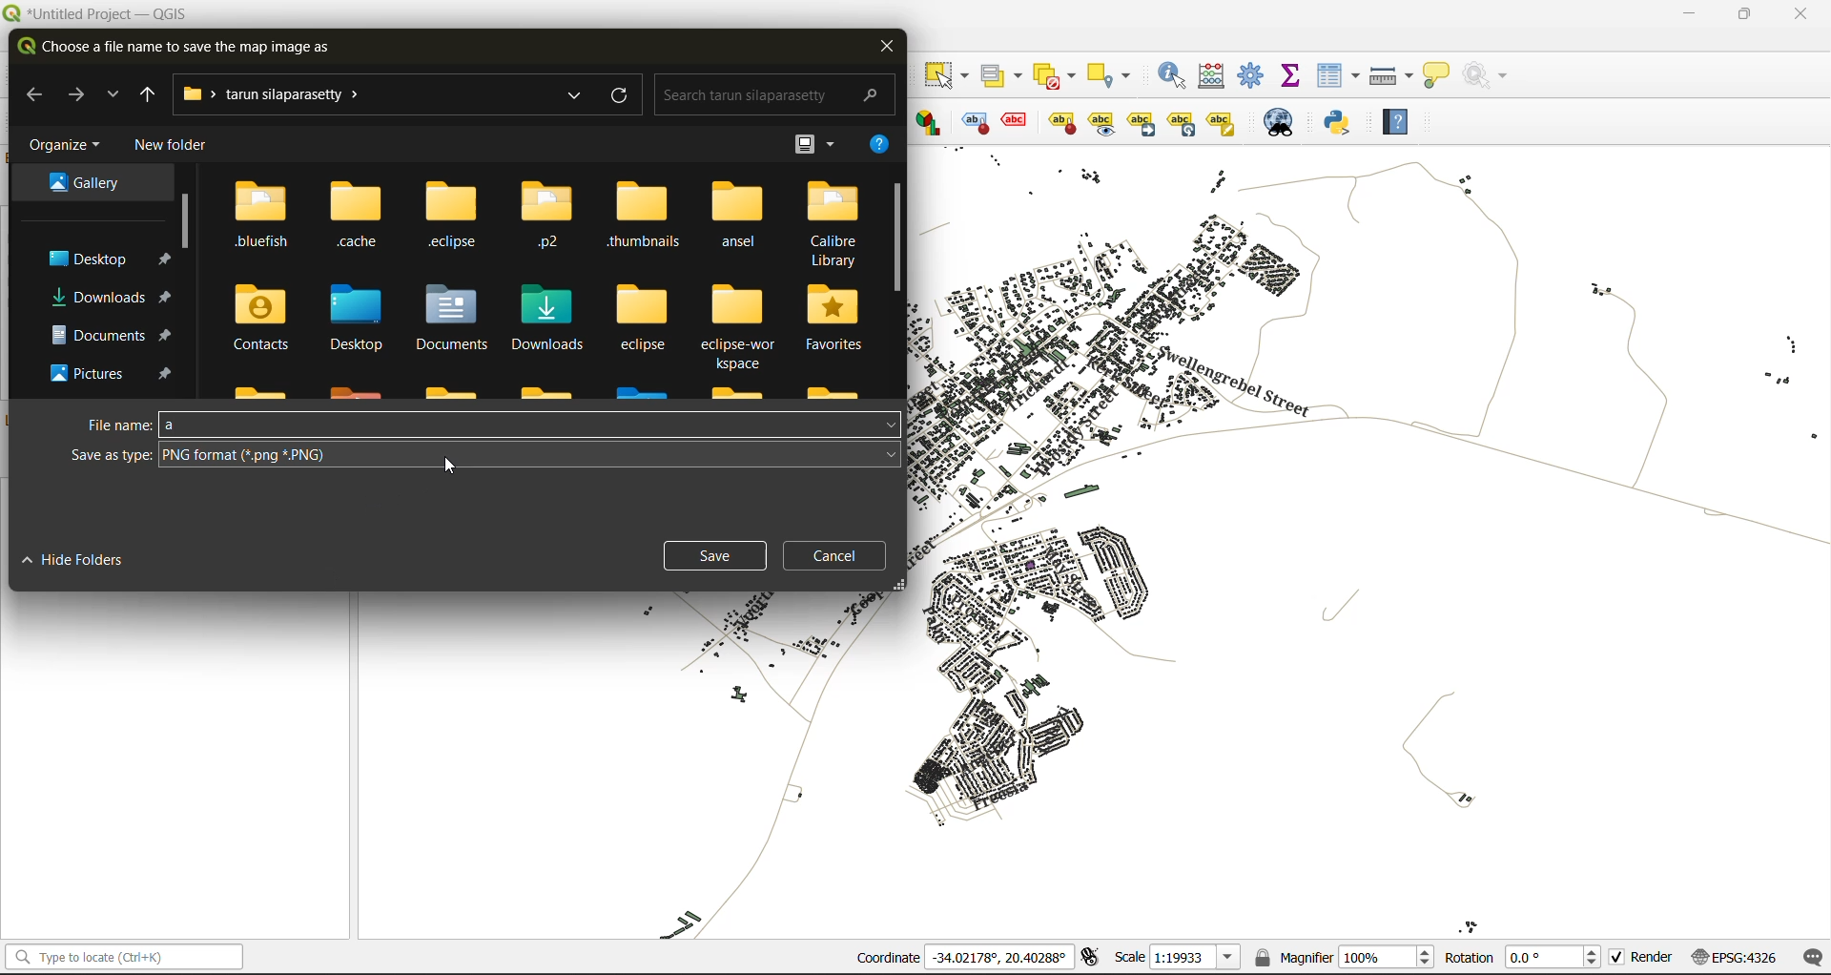 Image resolution: width=1831 pixels, height=975 pixels. Describe the element at coordinates (1339, 76) in the screenshot. I see `attributes table` at that location.